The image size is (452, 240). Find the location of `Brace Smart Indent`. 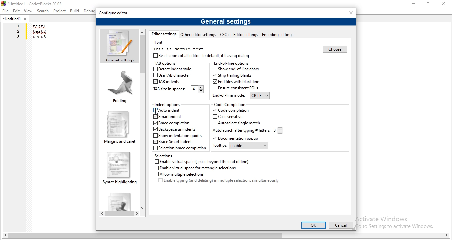

Brace Smart Indent is located at coordinates (174, 142).